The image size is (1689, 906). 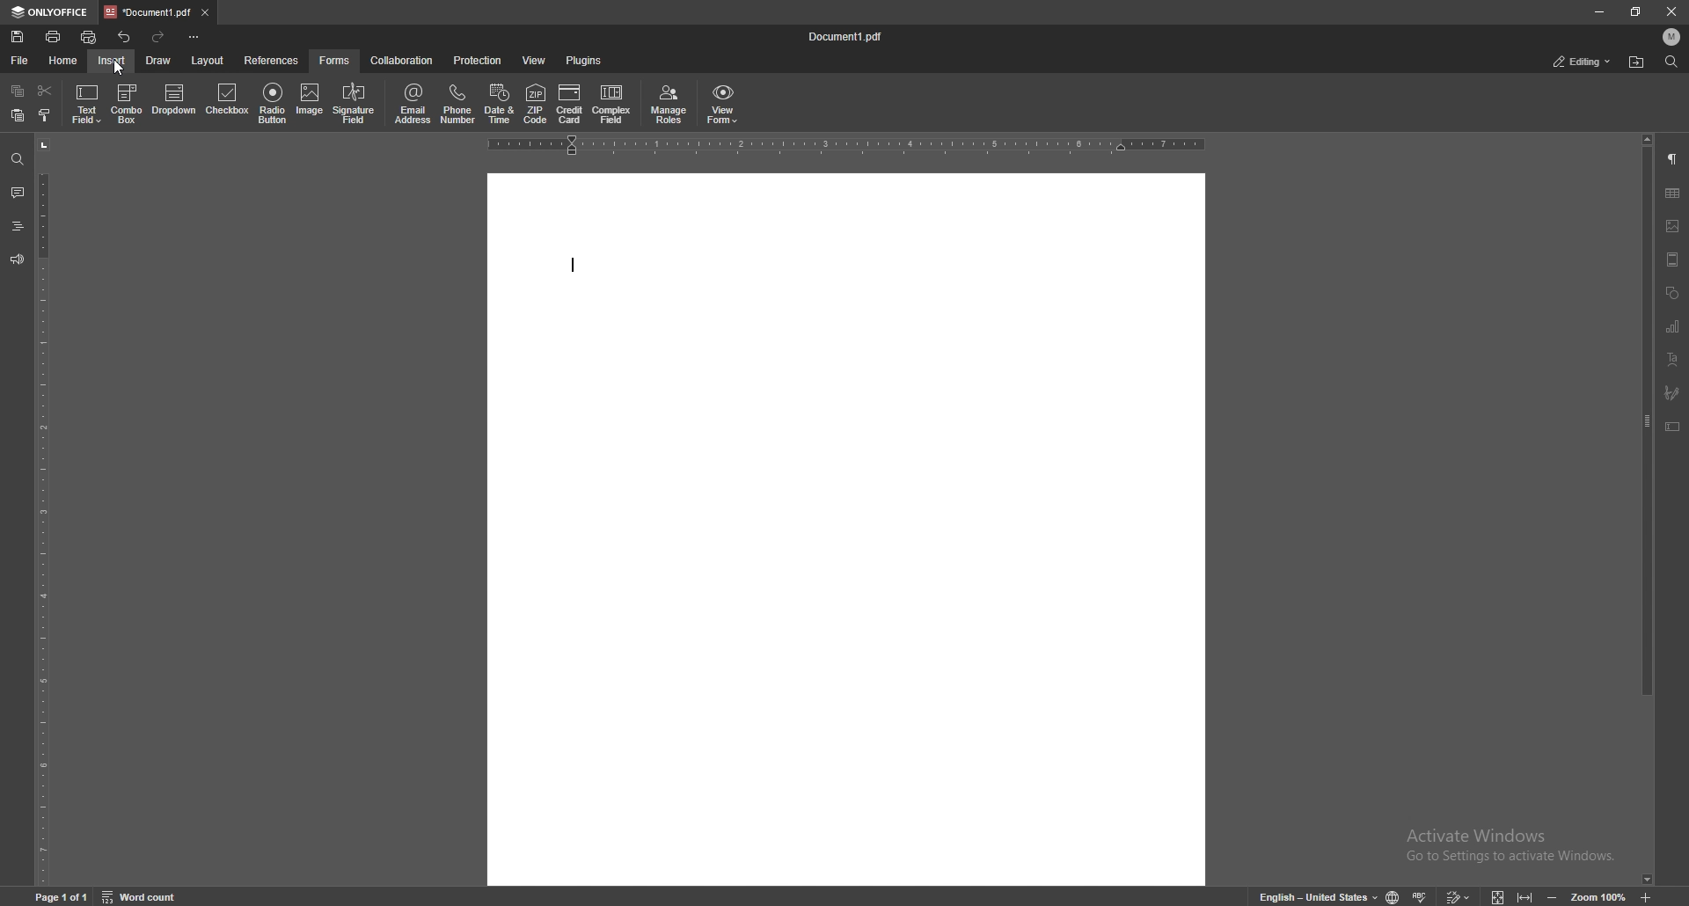 What do you see at coordinates (1583, 62) in the screenshot?
I see `editing` at bounding box center [1583, 62].